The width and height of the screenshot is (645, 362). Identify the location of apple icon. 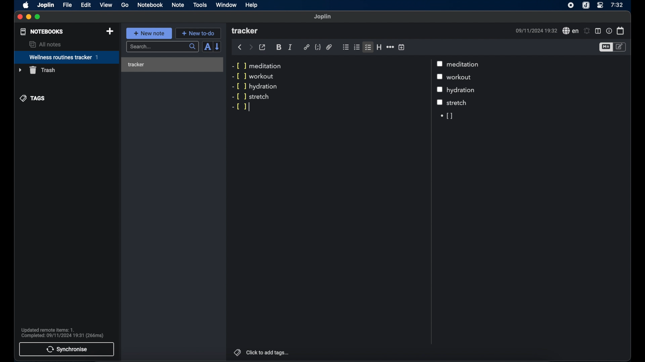
(26, 5).